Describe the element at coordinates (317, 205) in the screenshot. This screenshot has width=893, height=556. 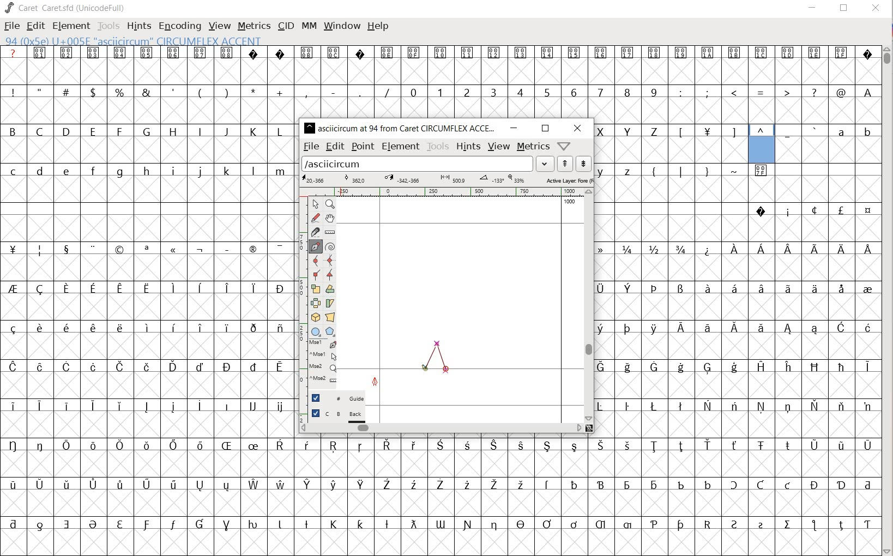
I see `POINTER` at that location.